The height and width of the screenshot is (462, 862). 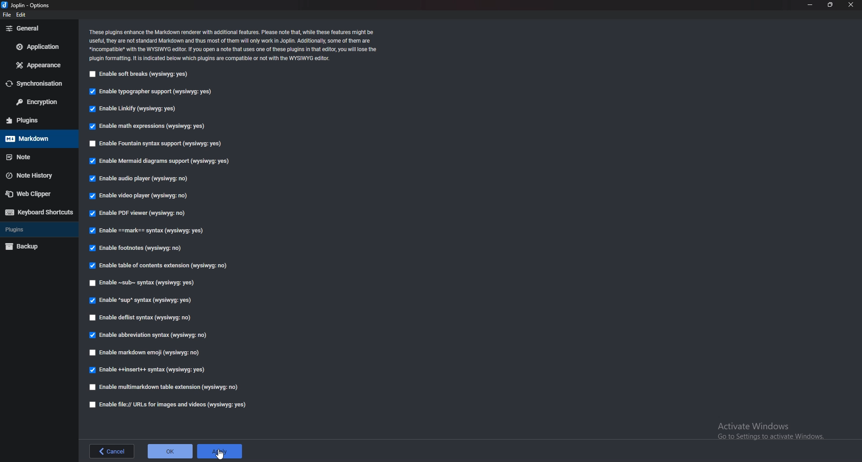 What do you see at coordinates (38, 65) in the screenshot?
I see `appearance` at bounding box center [38, 65].